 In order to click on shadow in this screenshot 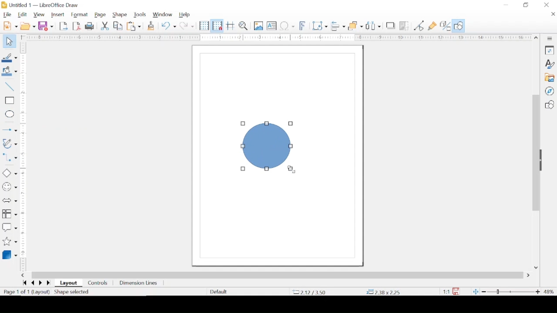, I will do `click(391, 26)`.